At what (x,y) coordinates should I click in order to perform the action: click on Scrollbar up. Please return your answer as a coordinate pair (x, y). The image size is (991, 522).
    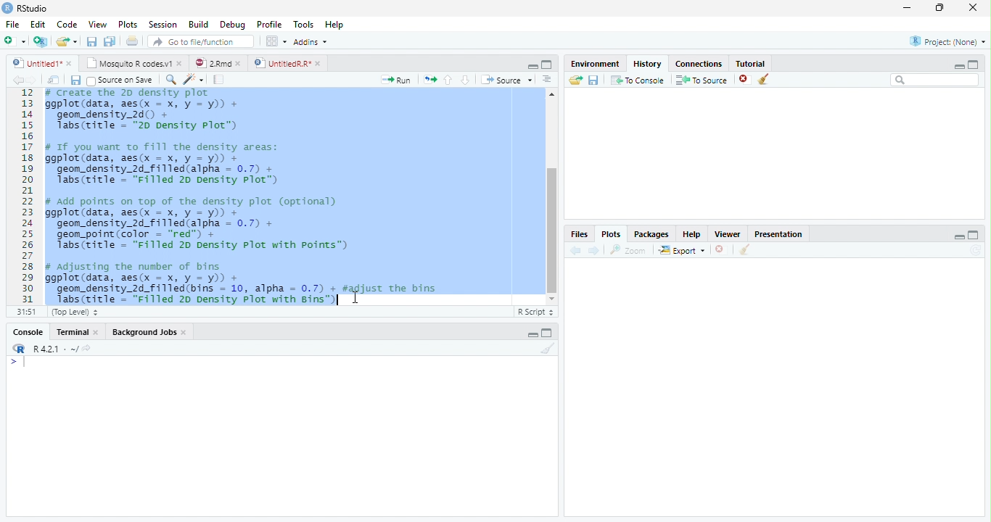
    Looking at the image, I should click on (550, 94).